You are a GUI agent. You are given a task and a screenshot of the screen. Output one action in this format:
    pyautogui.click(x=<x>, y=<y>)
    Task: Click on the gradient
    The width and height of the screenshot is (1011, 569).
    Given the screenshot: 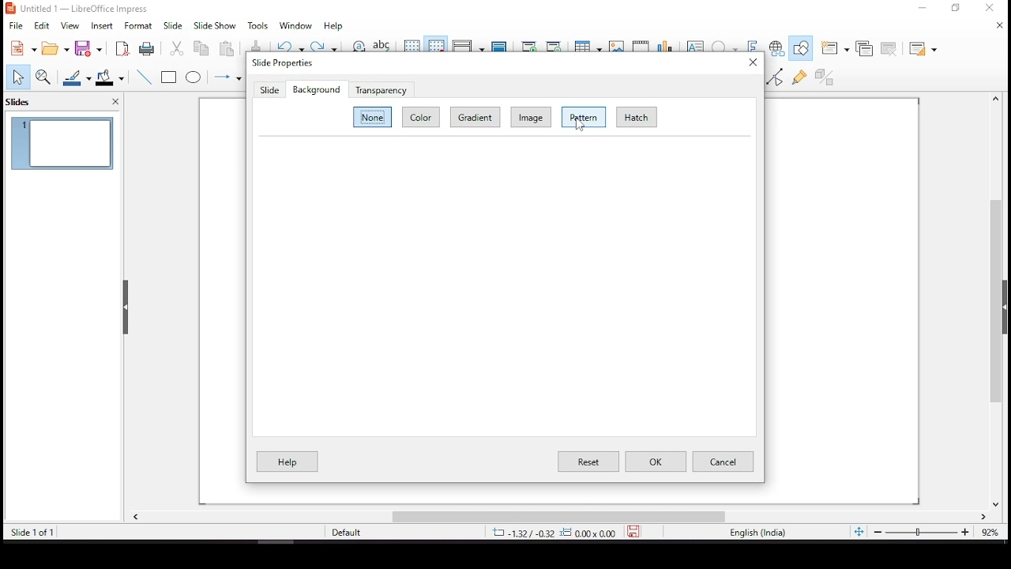 What is the action you would take?
    pyautogui.click(x=476, y=116)
    